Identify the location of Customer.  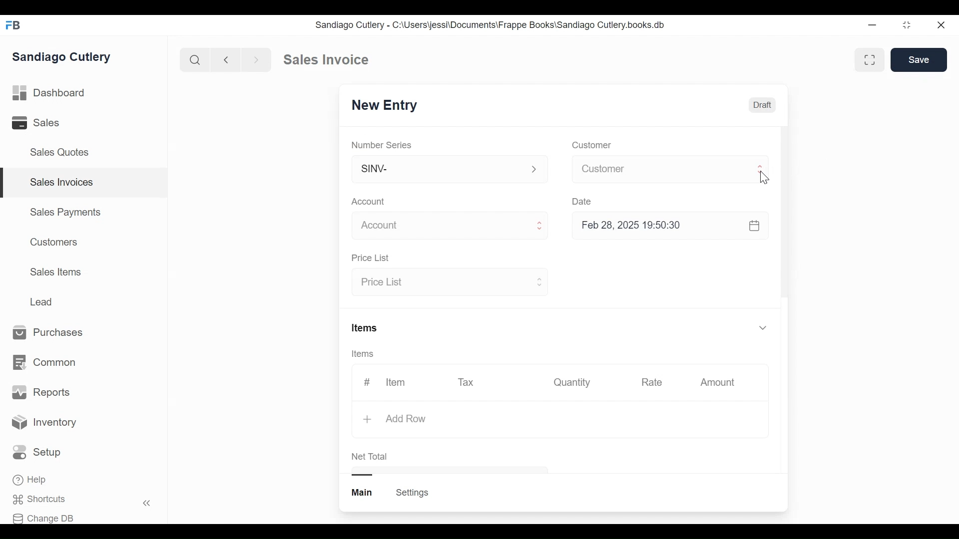
(590, 146).